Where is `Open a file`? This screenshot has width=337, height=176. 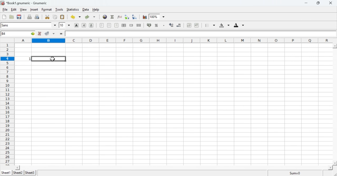 Open a file is located at coordinates (12, 17).